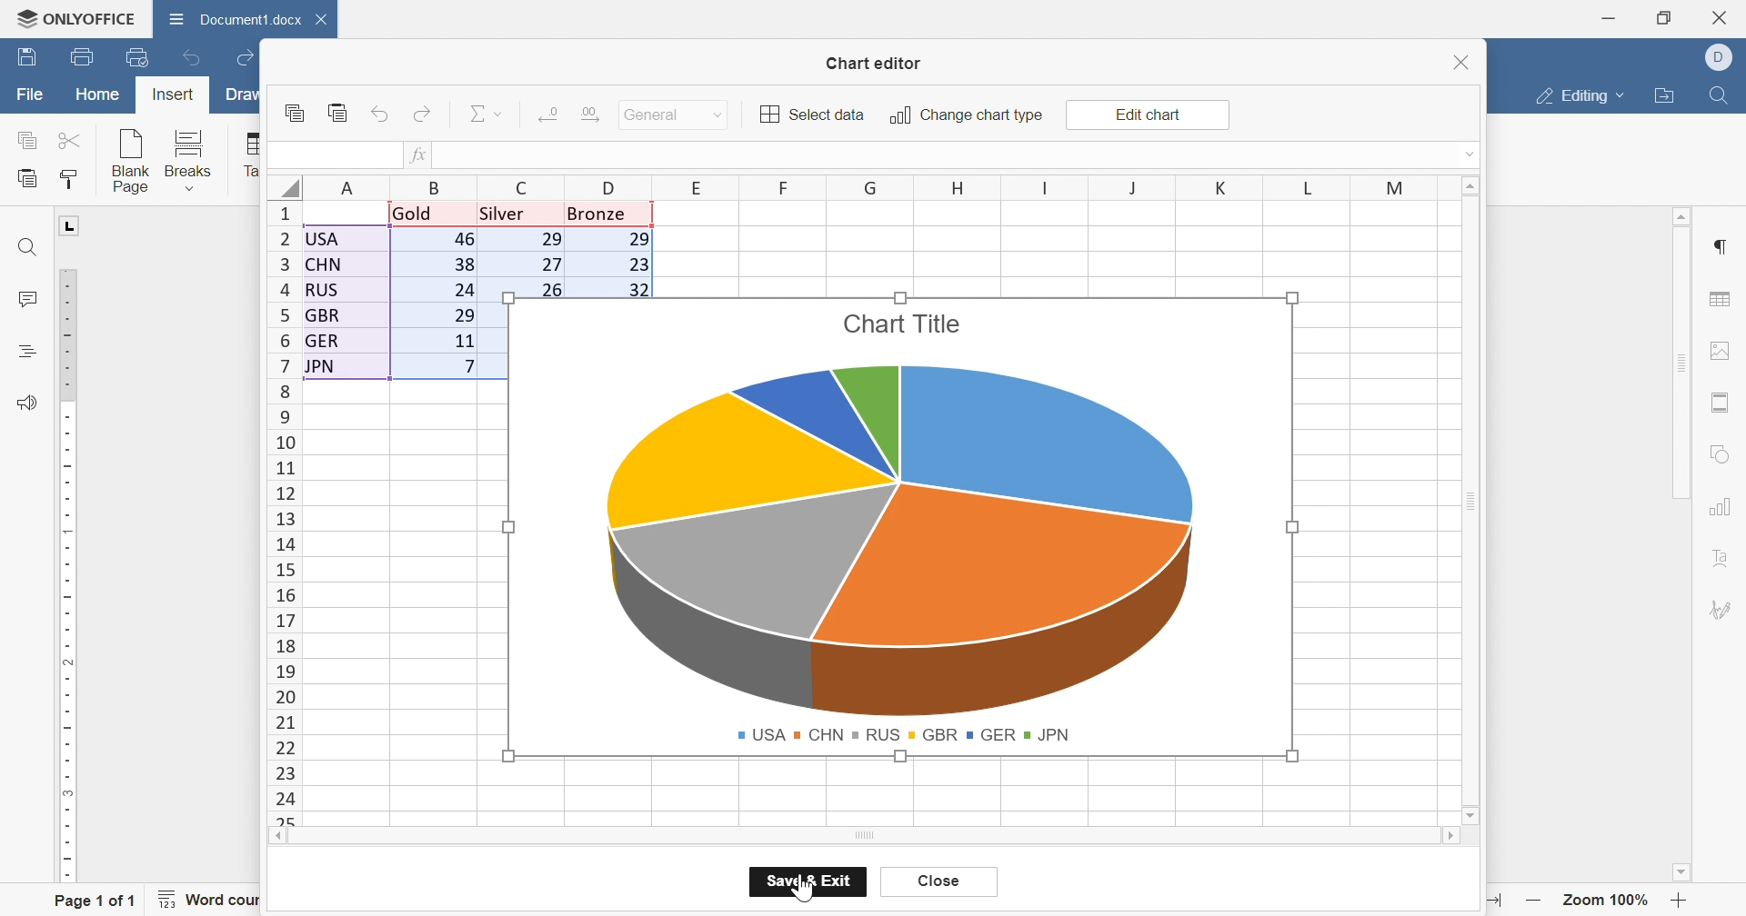 The image size is (1746, 916). Describe the element at coordinates (545, 114) in the screenshot. I see `Decrease decimal` at that location.